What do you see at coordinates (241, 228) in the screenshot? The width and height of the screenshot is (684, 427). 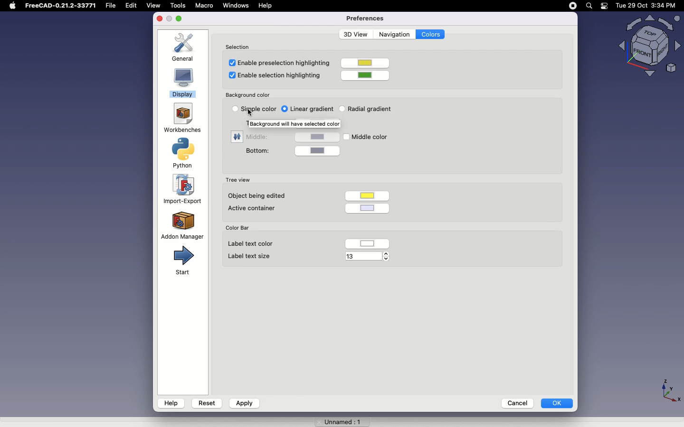 I see `Color Bar` at bounding box center [241, 228].